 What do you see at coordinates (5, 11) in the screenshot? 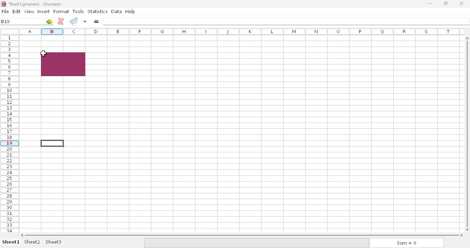
I see `file` at bounding box center [5, 11].